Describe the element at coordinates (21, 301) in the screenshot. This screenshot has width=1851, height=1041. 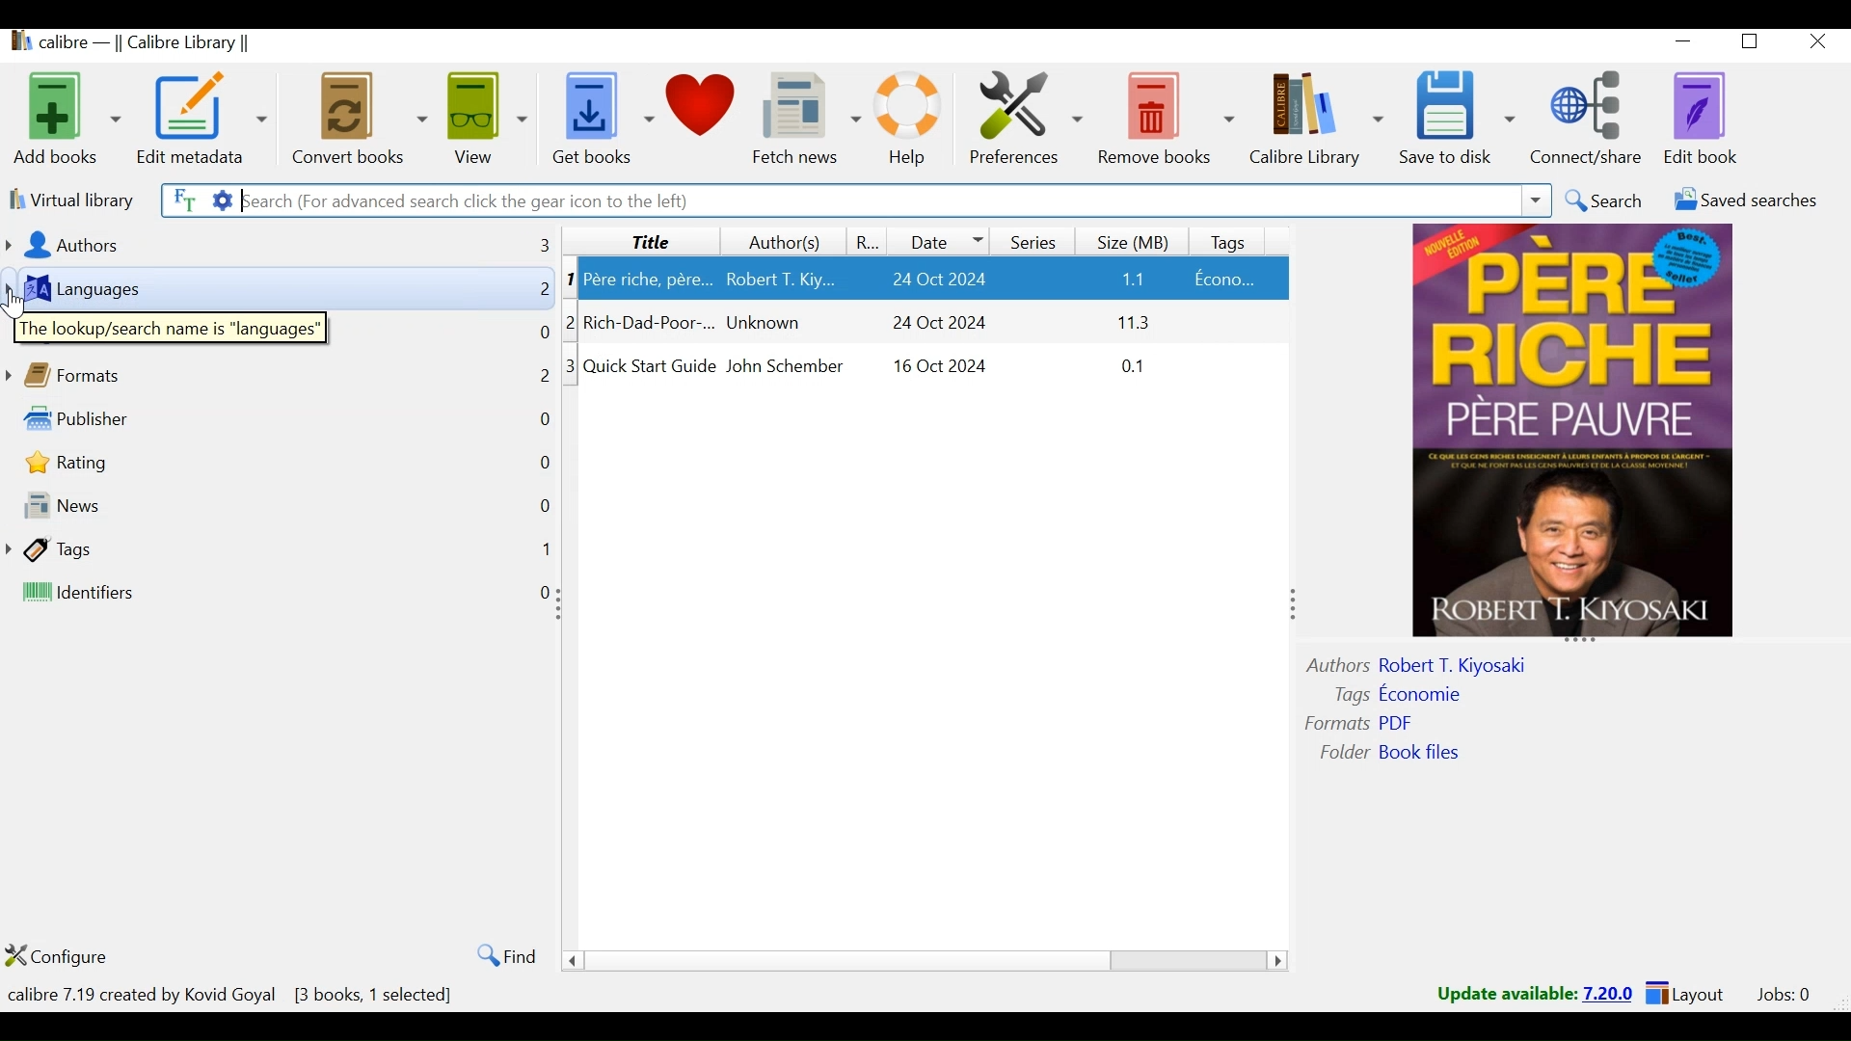
I see `cursor` at that location.